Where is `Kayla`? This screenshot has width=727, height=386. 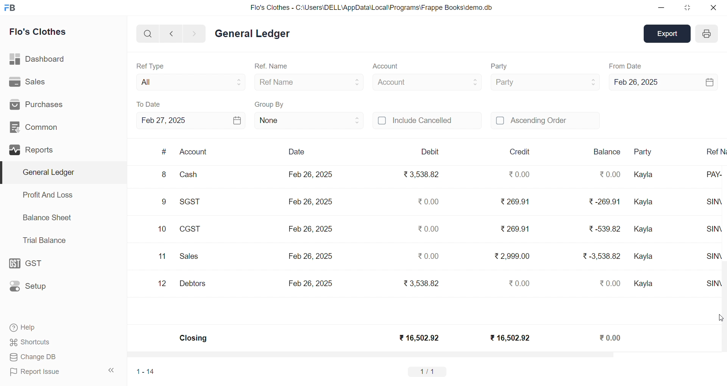
Kayla is located at coordinates (644, 257).